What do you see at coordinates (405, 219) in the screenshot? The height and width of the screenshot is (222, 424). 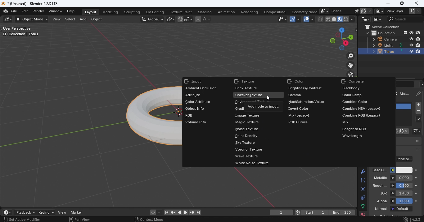 I see `System update` at bounding box center [405, 219].